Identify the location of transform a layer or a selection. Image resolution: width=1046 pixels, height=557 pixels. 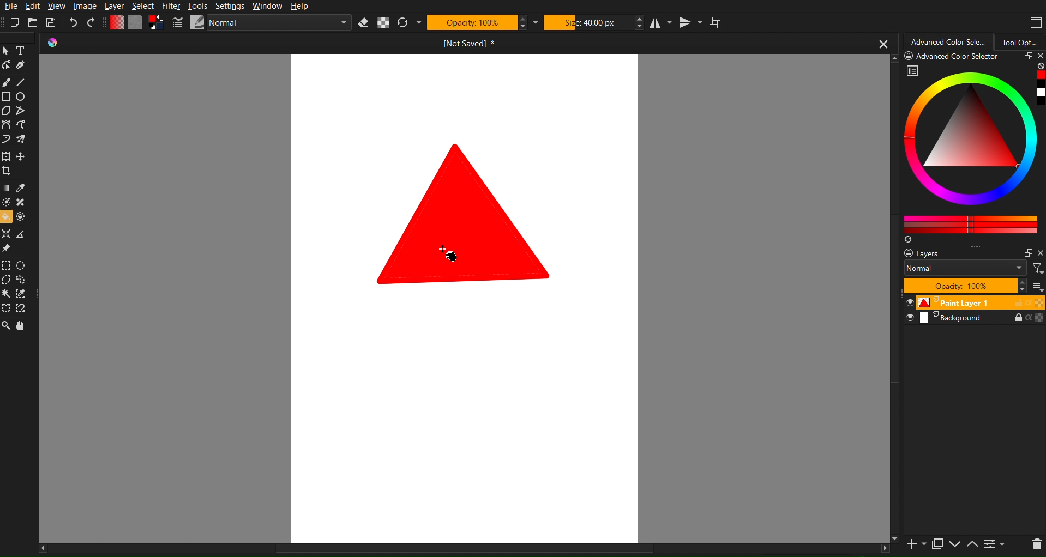
(7, 155).